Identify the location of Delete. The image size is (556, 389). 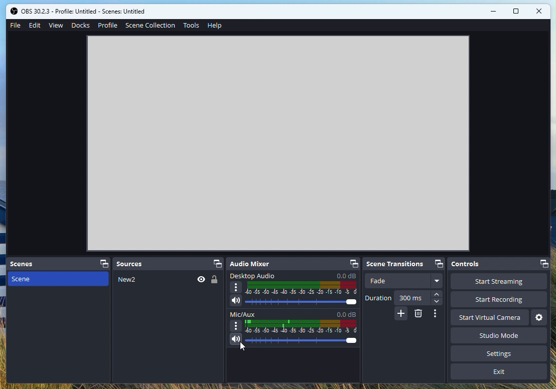
(419, 314).